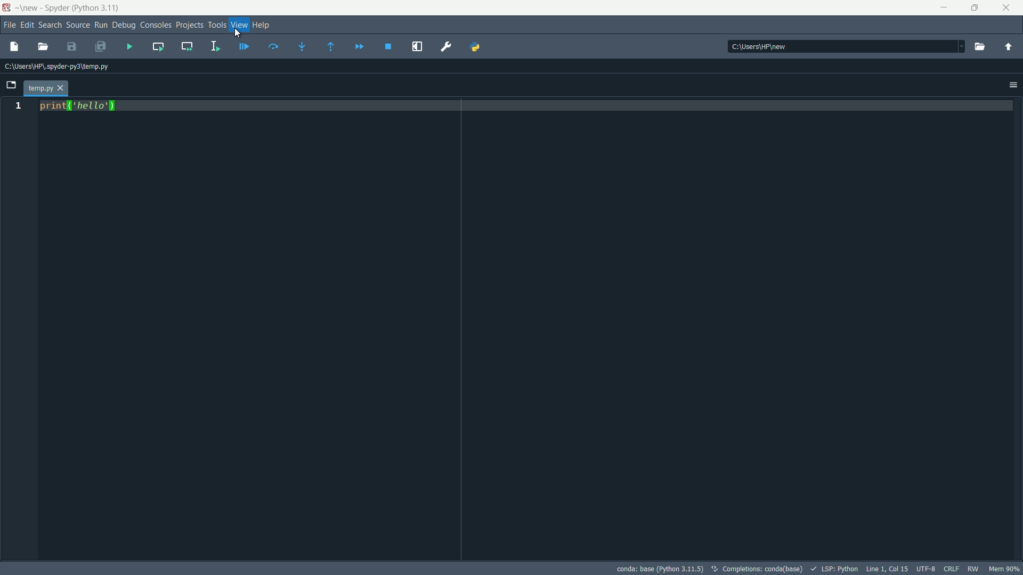 Image resolution: width=1023 pixels, height=575 pixels. I want to click on save all files, so click(101, 46).